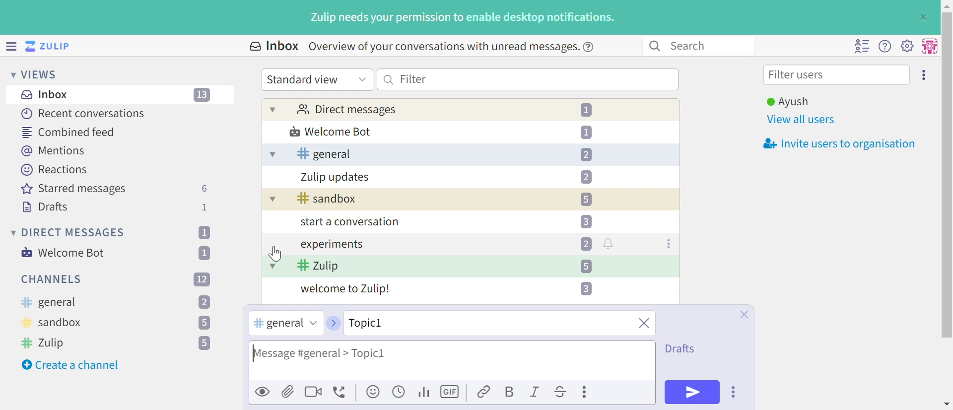 This screenshot has height=410, width=953. What do you see at coordinates (331, 245) in the screenshot?
I see `experiments` at bounding box center [331, 245].